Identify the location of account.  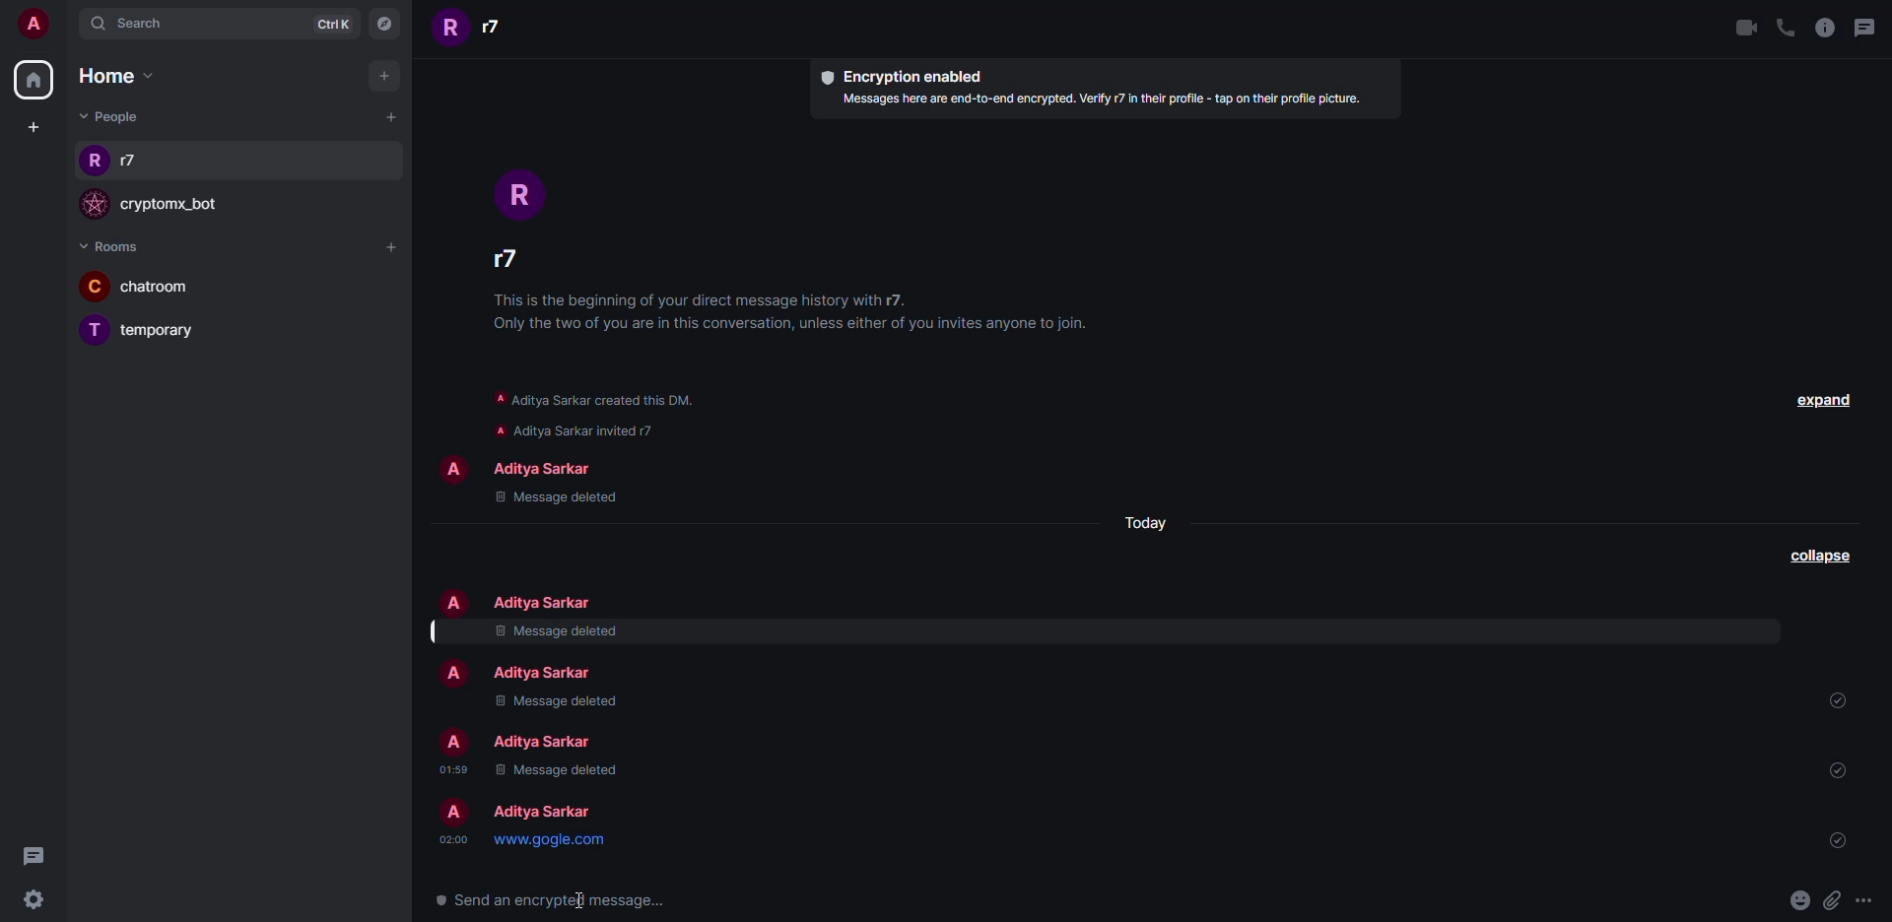
(38, 27).